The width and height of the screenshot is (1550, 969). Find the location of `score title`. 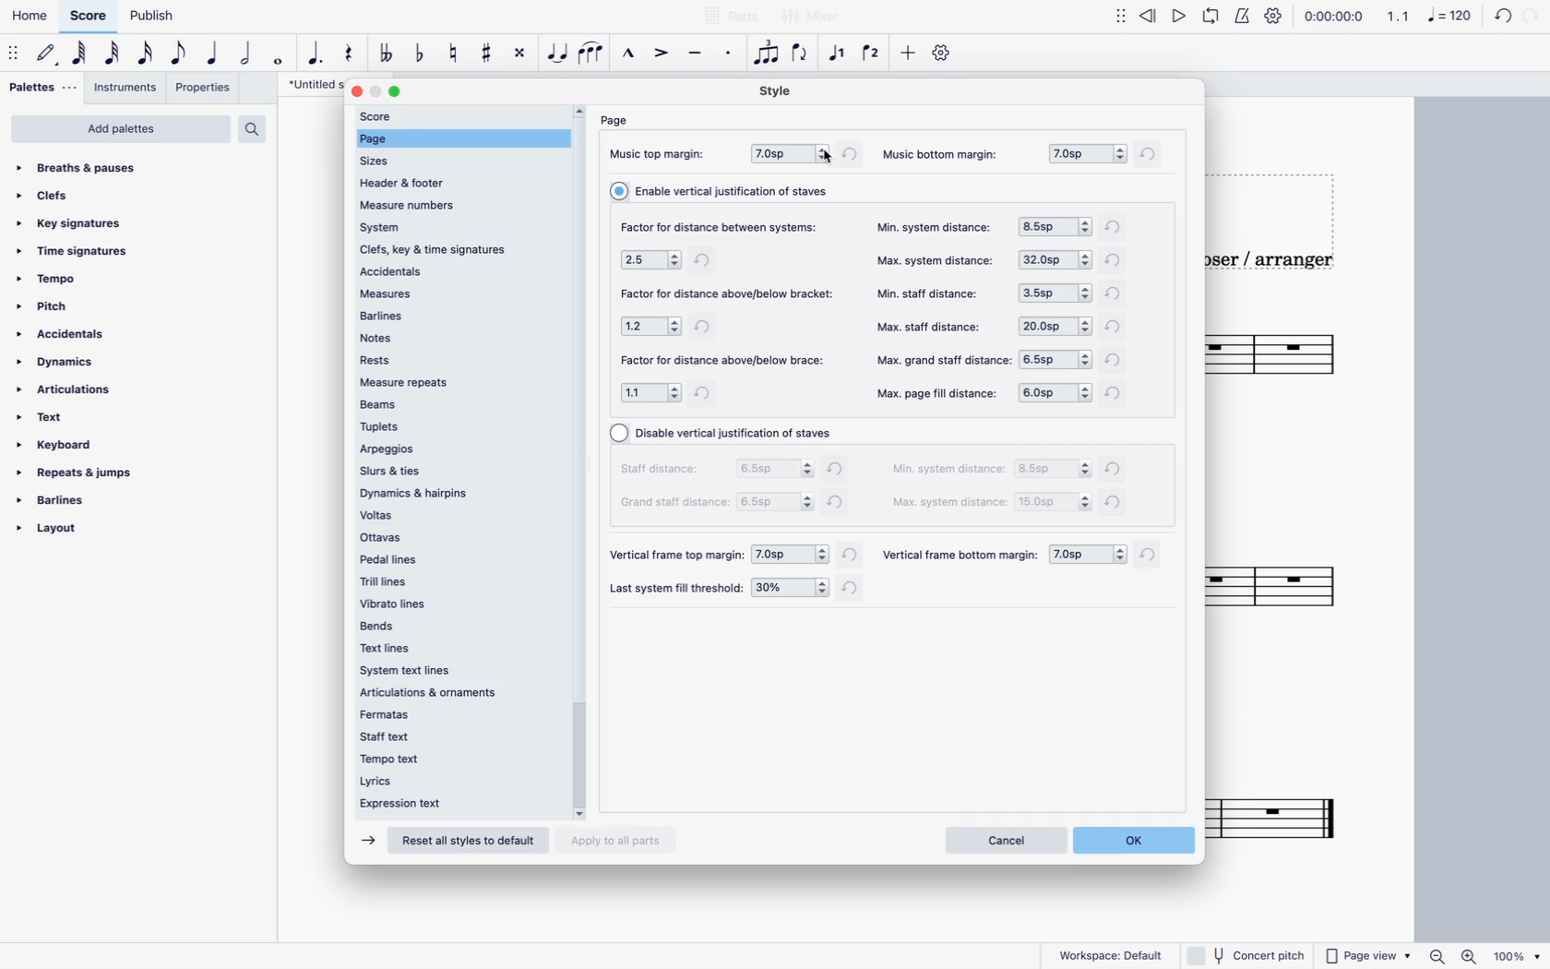

score title is located at coordinates (307, 85).